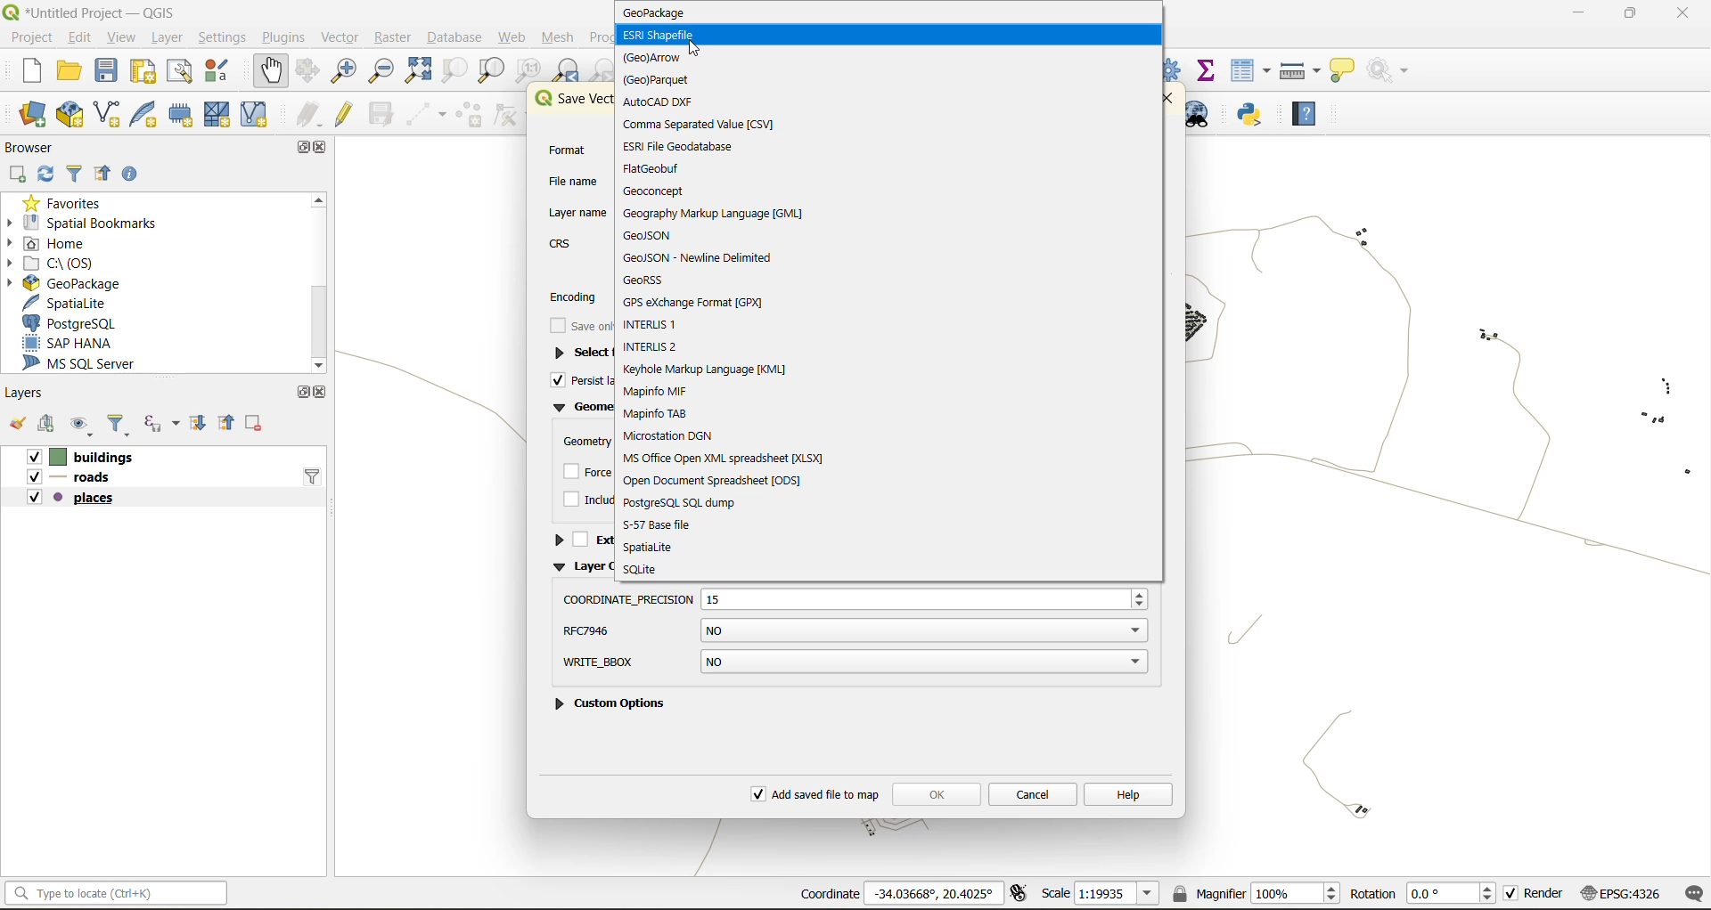  Describe the element at coordinates (1679, 15) in the screenshot. I see `close` at that location.